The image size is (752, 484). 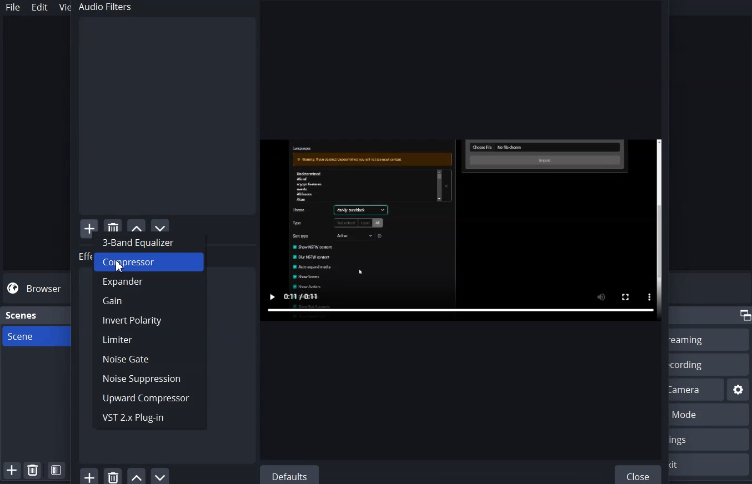 What do you see at coordinates (148, 263) in the screenshot?
I see `Compressor` at bounding box center [148, 263].